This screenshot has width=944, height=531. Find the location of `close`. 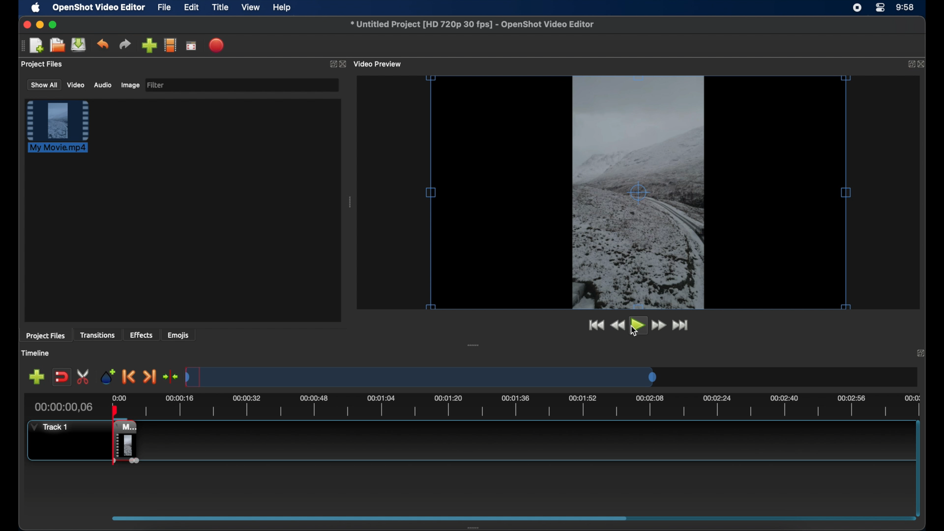

close is located at coordinates (922, 64).